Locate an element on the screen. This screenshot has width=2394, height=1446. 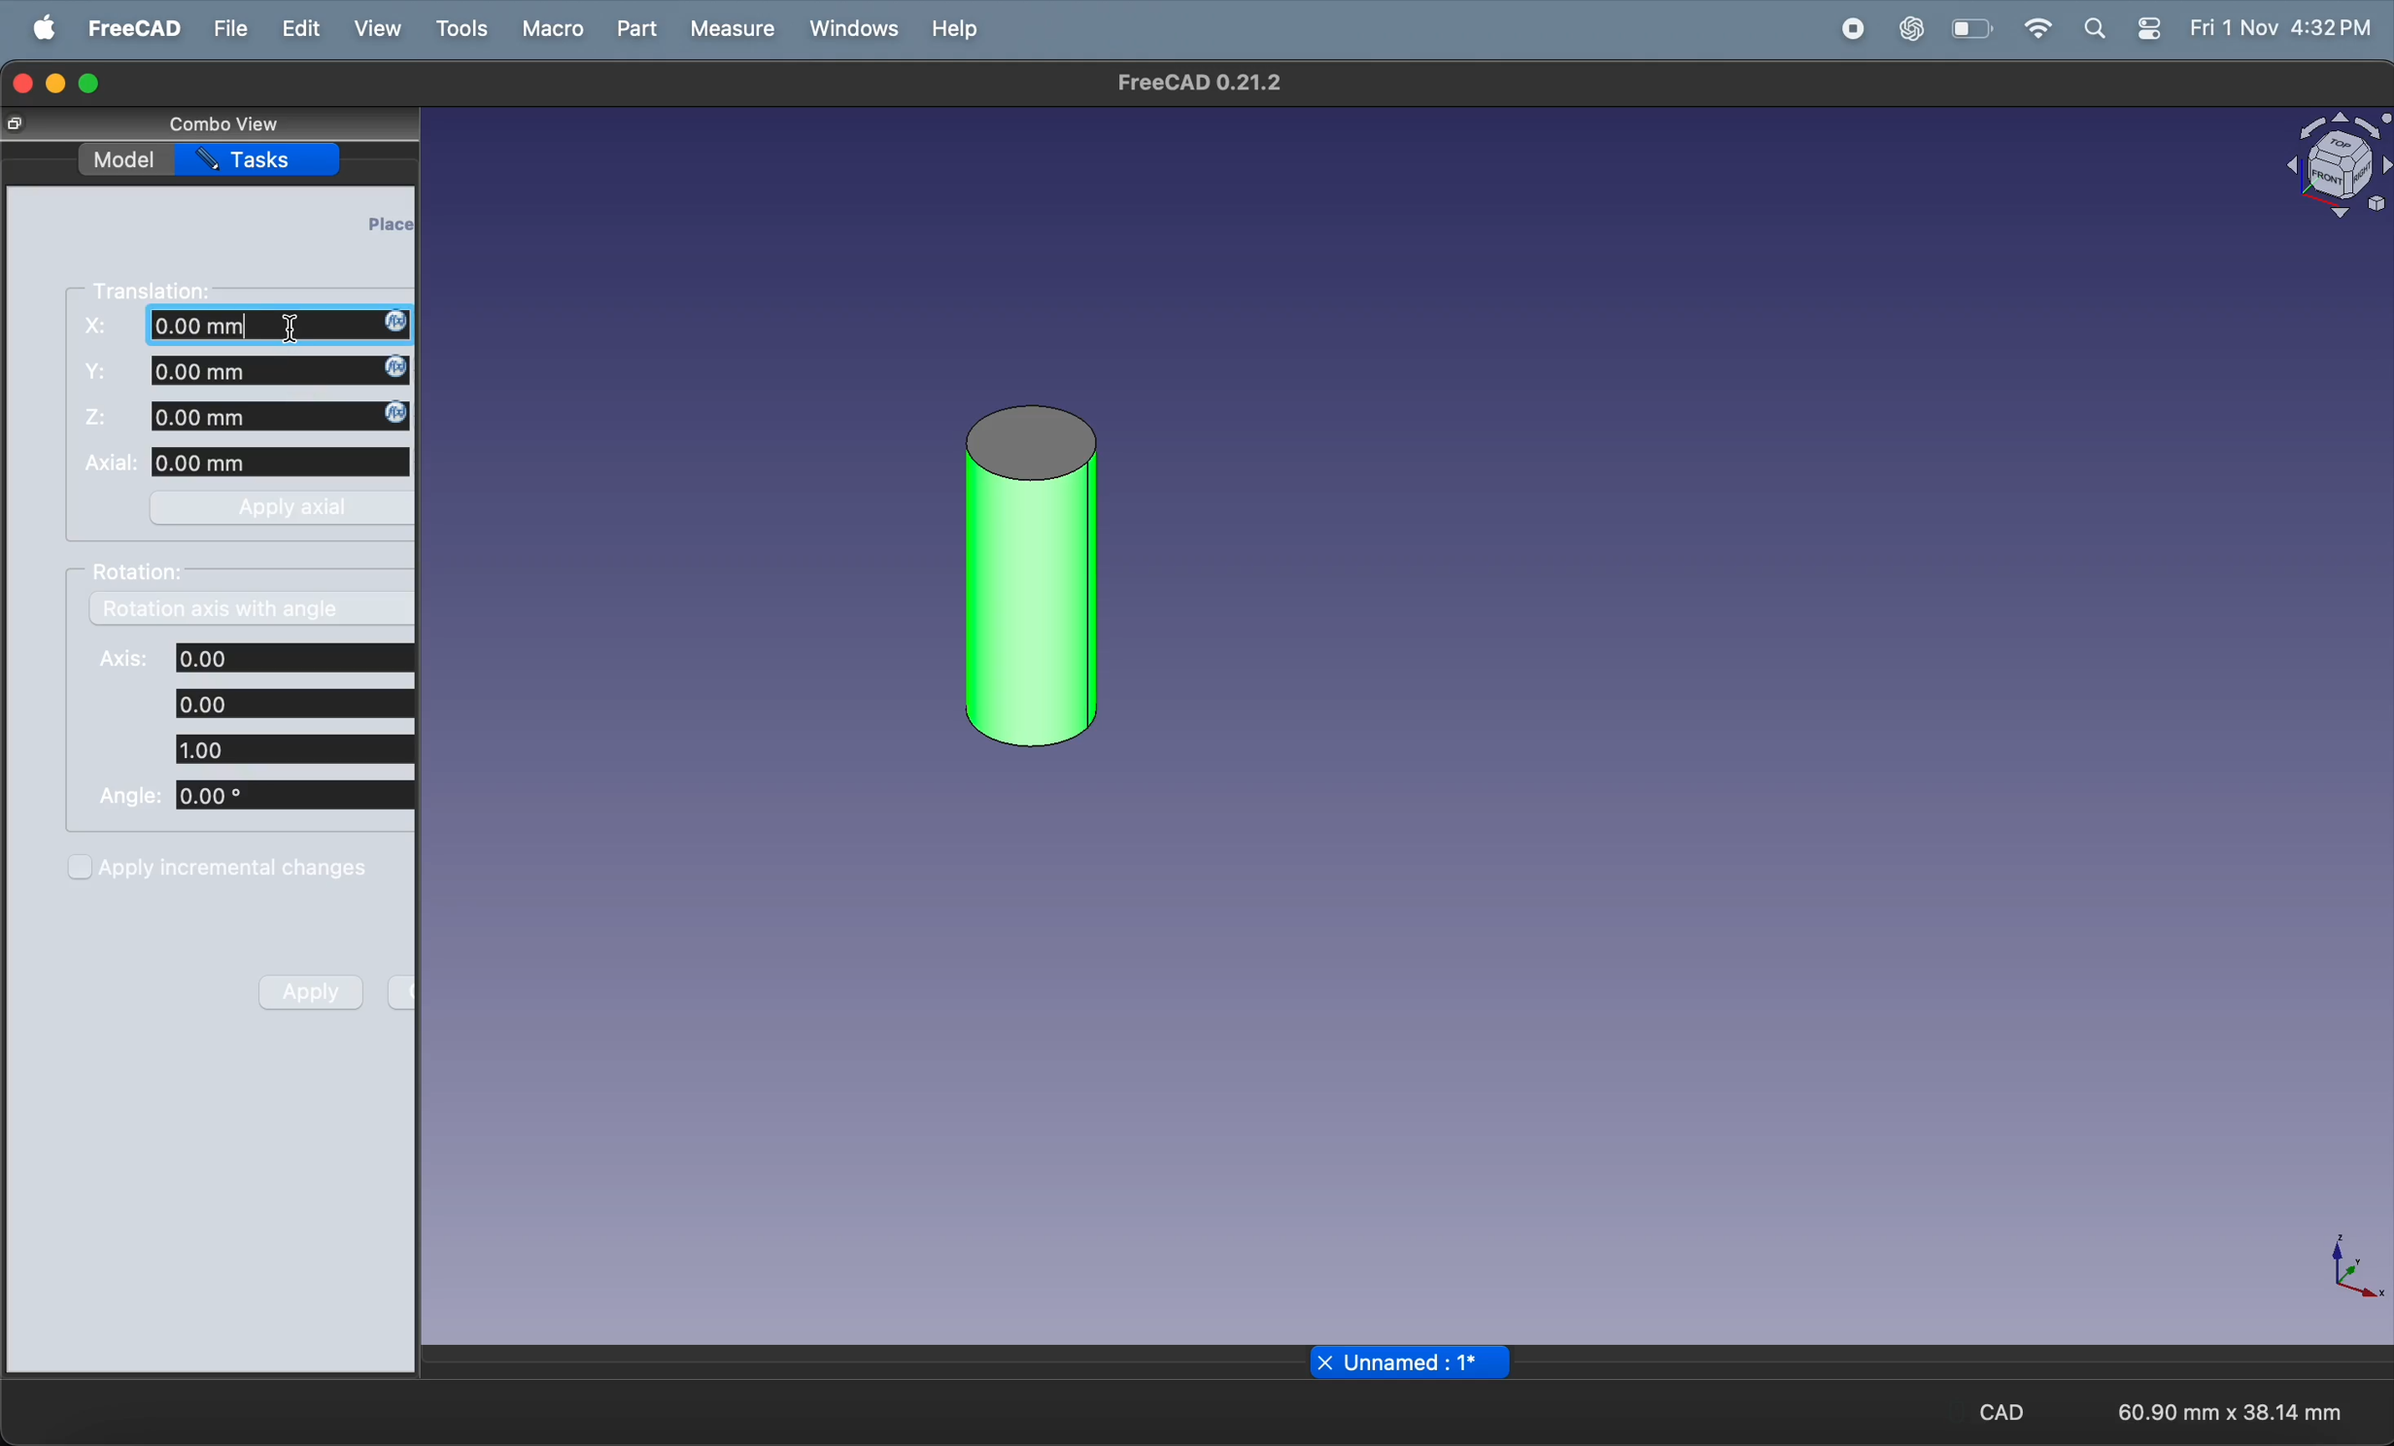
object view is located at coordinates (2338, 165).